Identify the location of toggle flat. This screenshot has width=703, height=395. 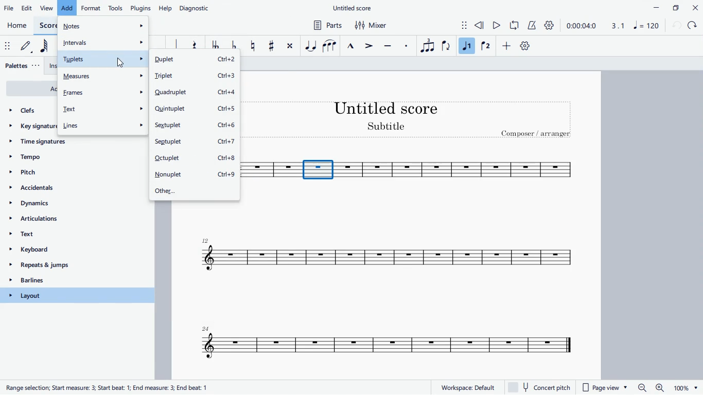
(234, 47).